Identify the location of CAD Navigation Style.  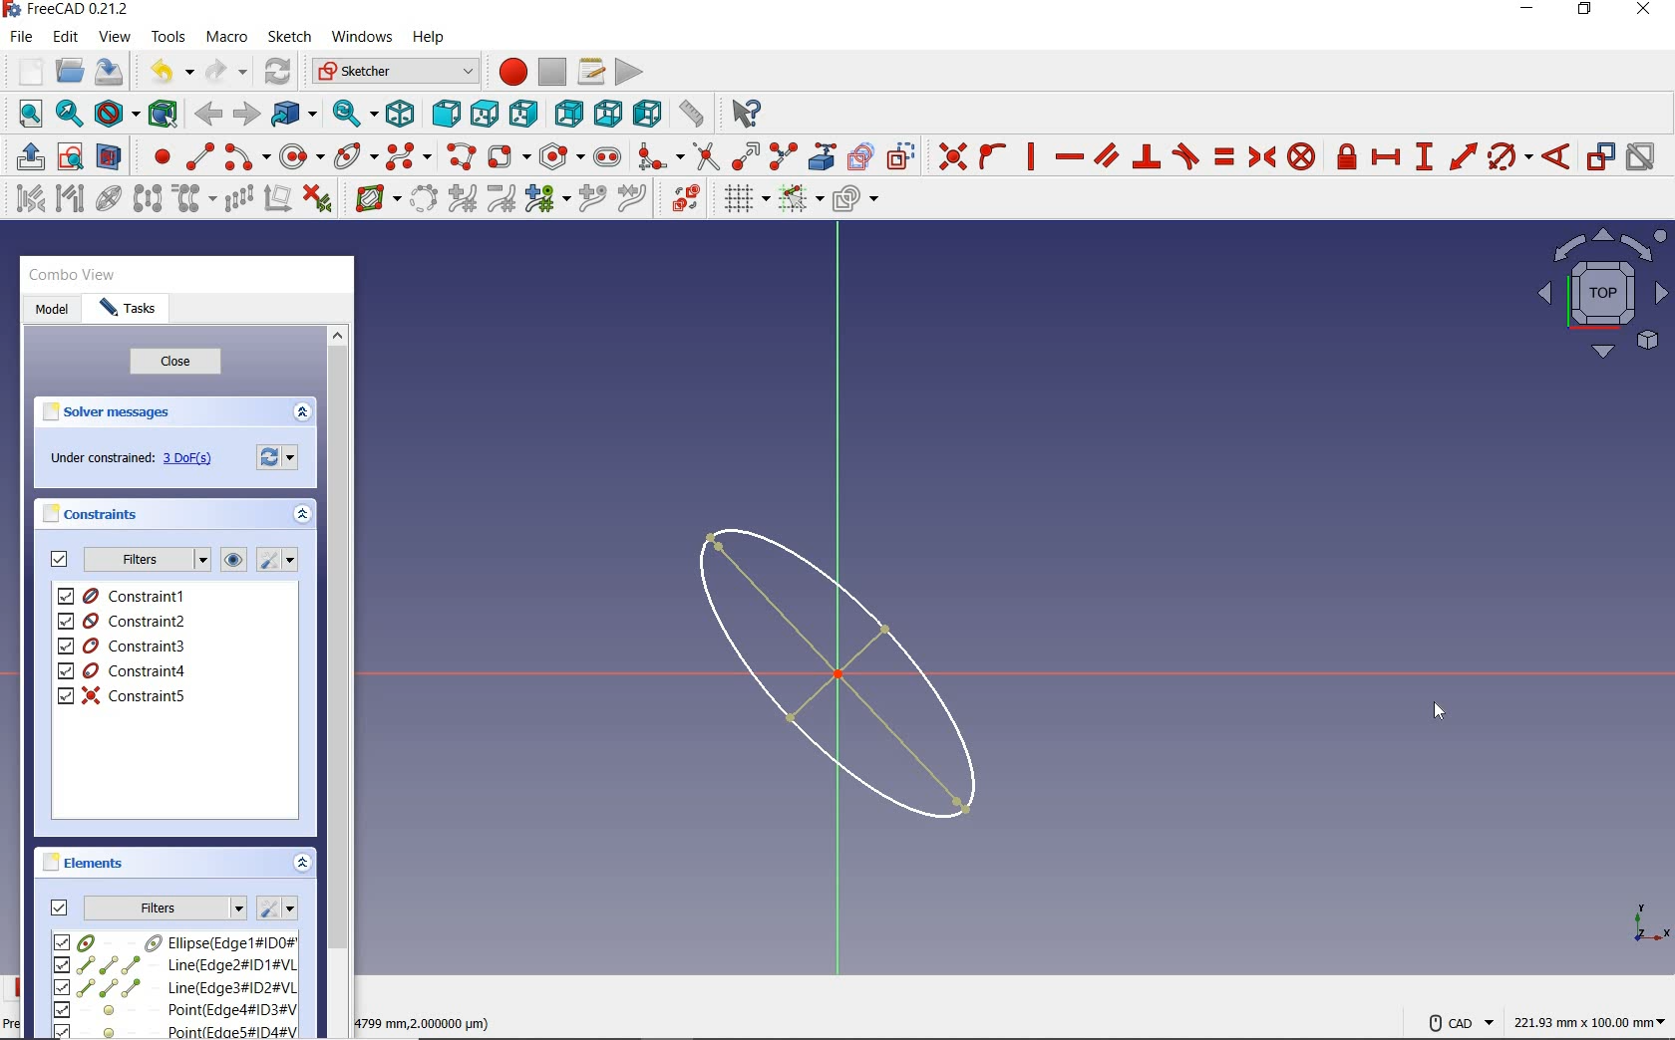
(1456, 1020).